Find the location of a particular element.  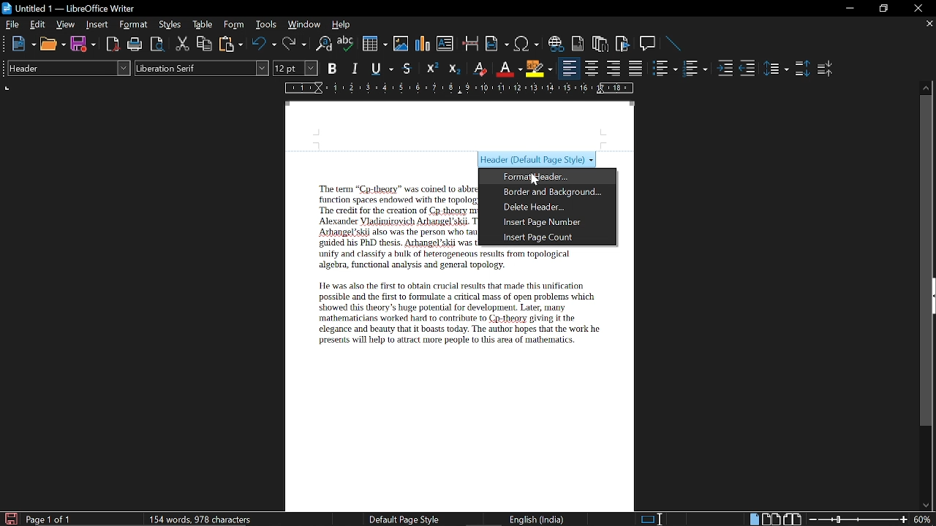

Insert page break is located at coordinates (469, 44).